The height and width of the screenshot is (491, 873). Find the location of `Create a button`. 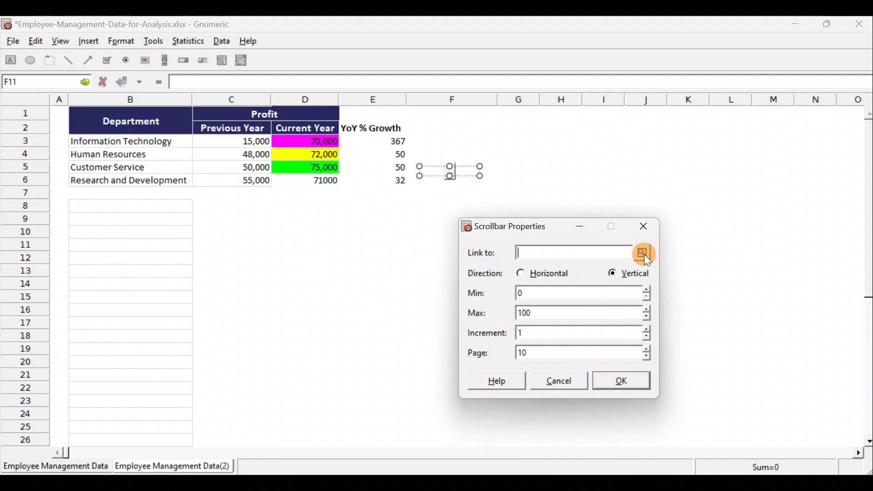

Create a button is located at coordinates (144, 62).